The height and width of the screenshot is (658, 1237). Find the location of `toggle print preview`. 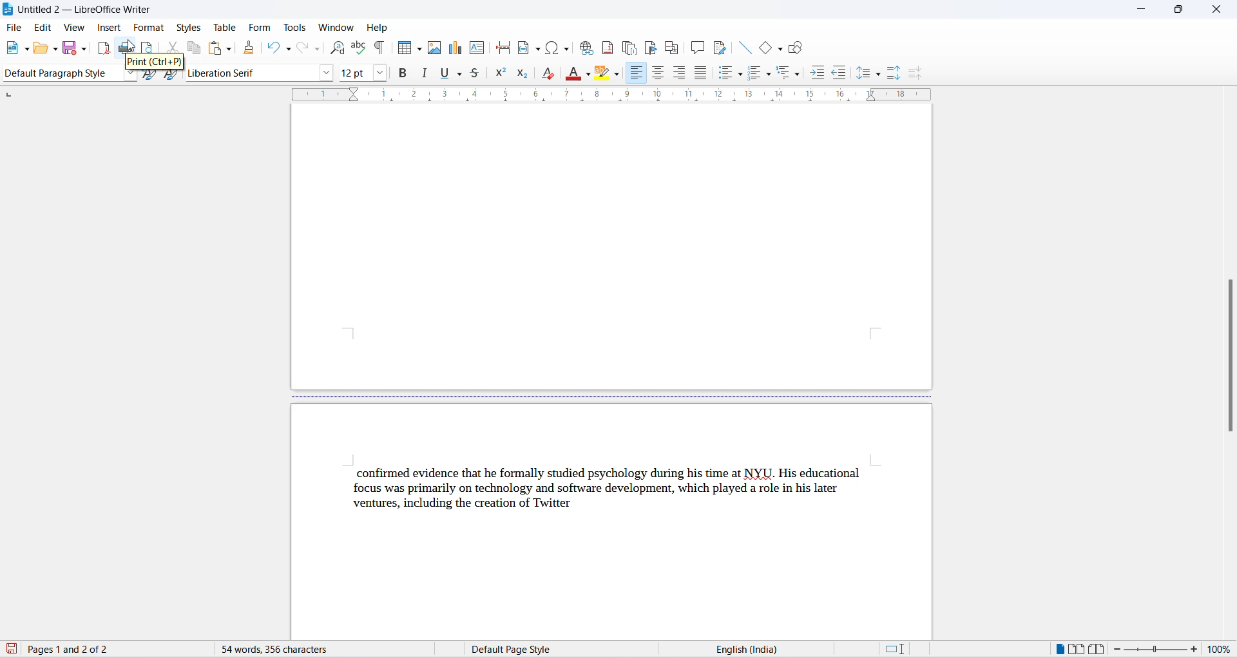

toggle print preview is located at coordinates (150, 45).